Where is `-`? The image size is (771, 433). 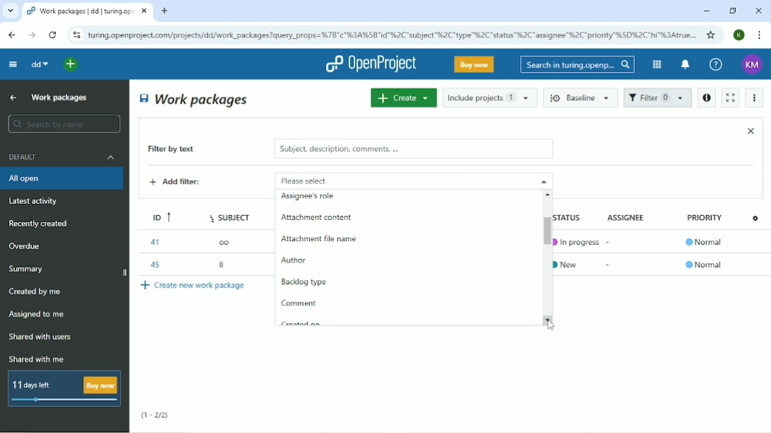 - is located at coordinates (609, 264).